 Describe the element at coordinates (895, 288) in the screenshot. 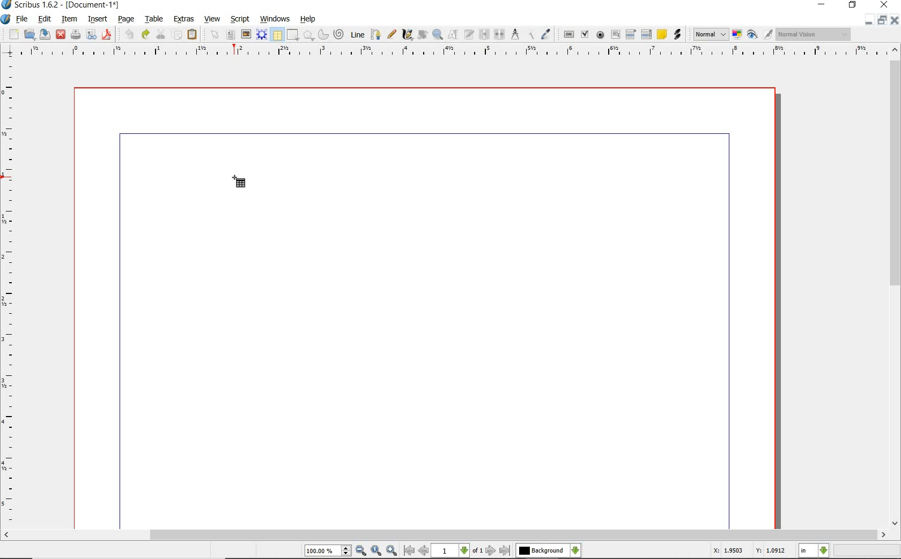

I see `scrollbar` at that location.